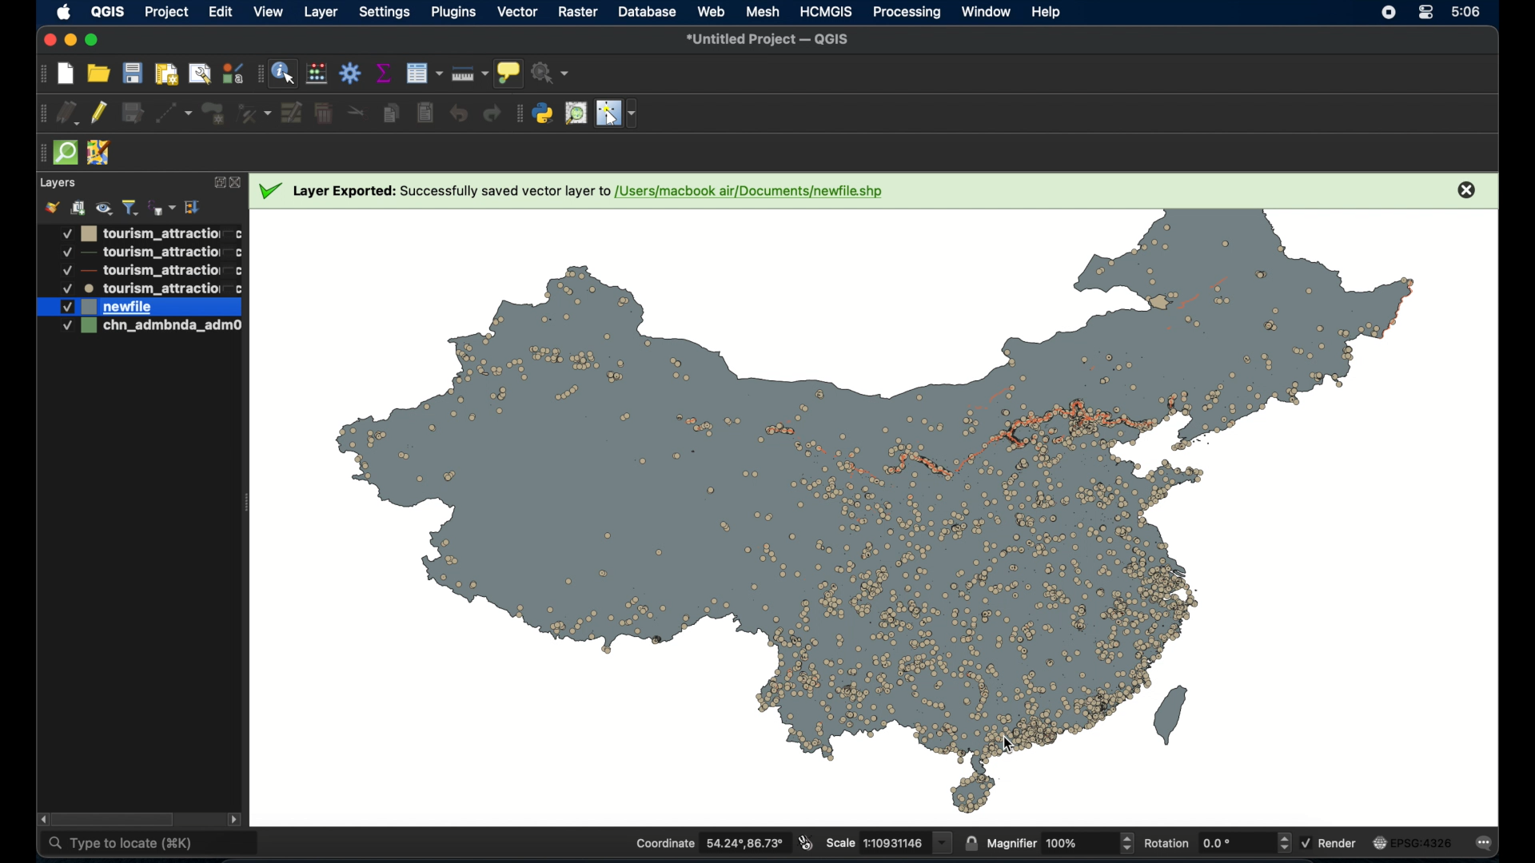 Image resolution: width=1535 pixels, height=863 pixels. I want to click on jsom remote, so click(100, 153).